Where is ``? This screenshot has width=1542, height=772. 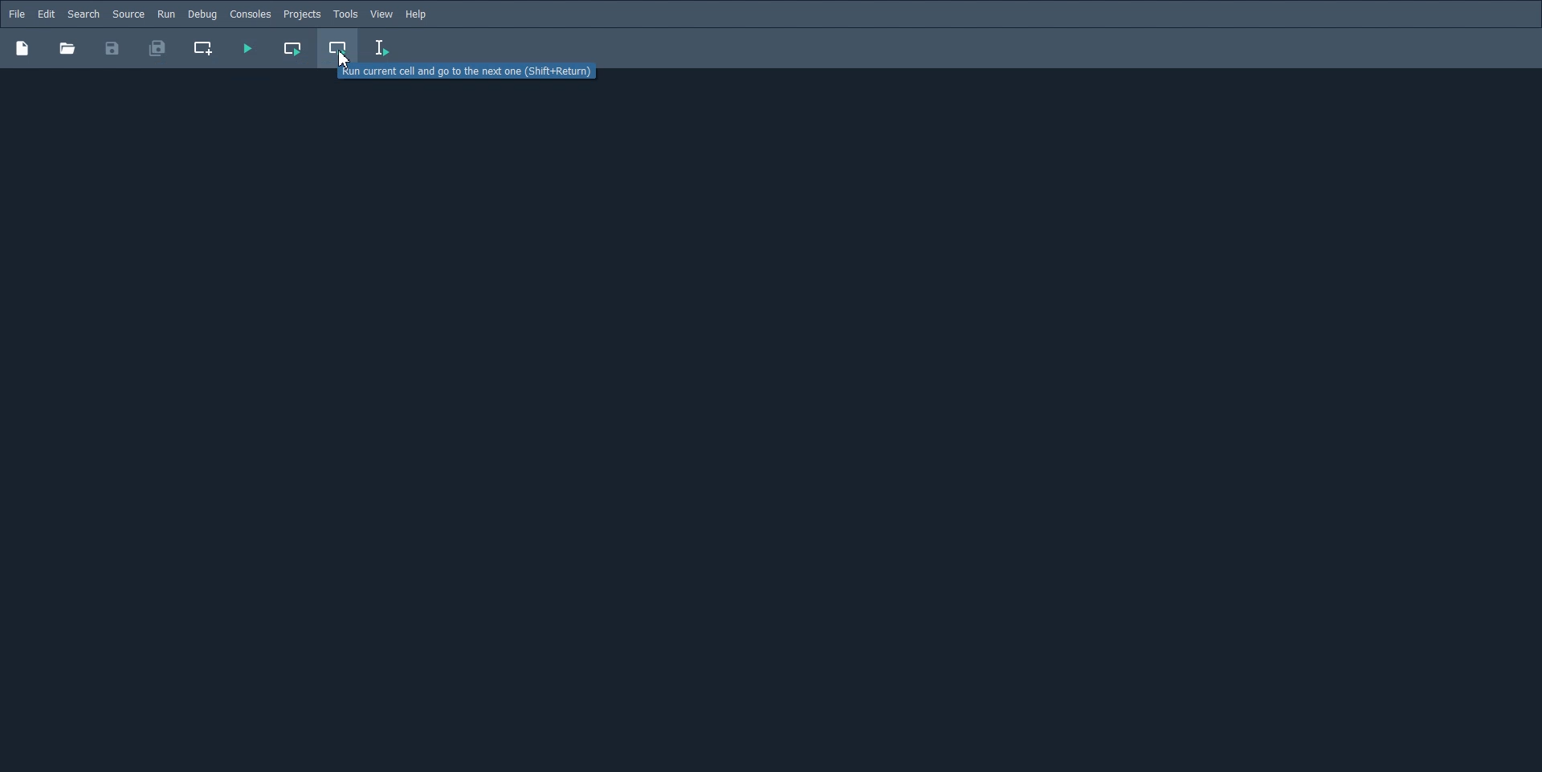  is located at coordinates (67, 48).